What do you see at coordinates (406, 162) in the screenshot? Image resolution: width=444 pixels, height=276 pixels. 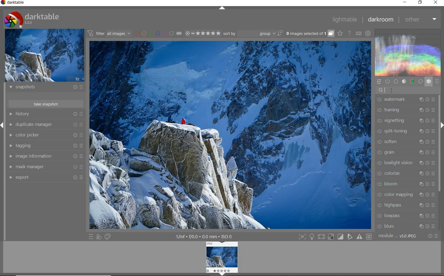 I see `lowlight vision` at bounding box center [406, 162].